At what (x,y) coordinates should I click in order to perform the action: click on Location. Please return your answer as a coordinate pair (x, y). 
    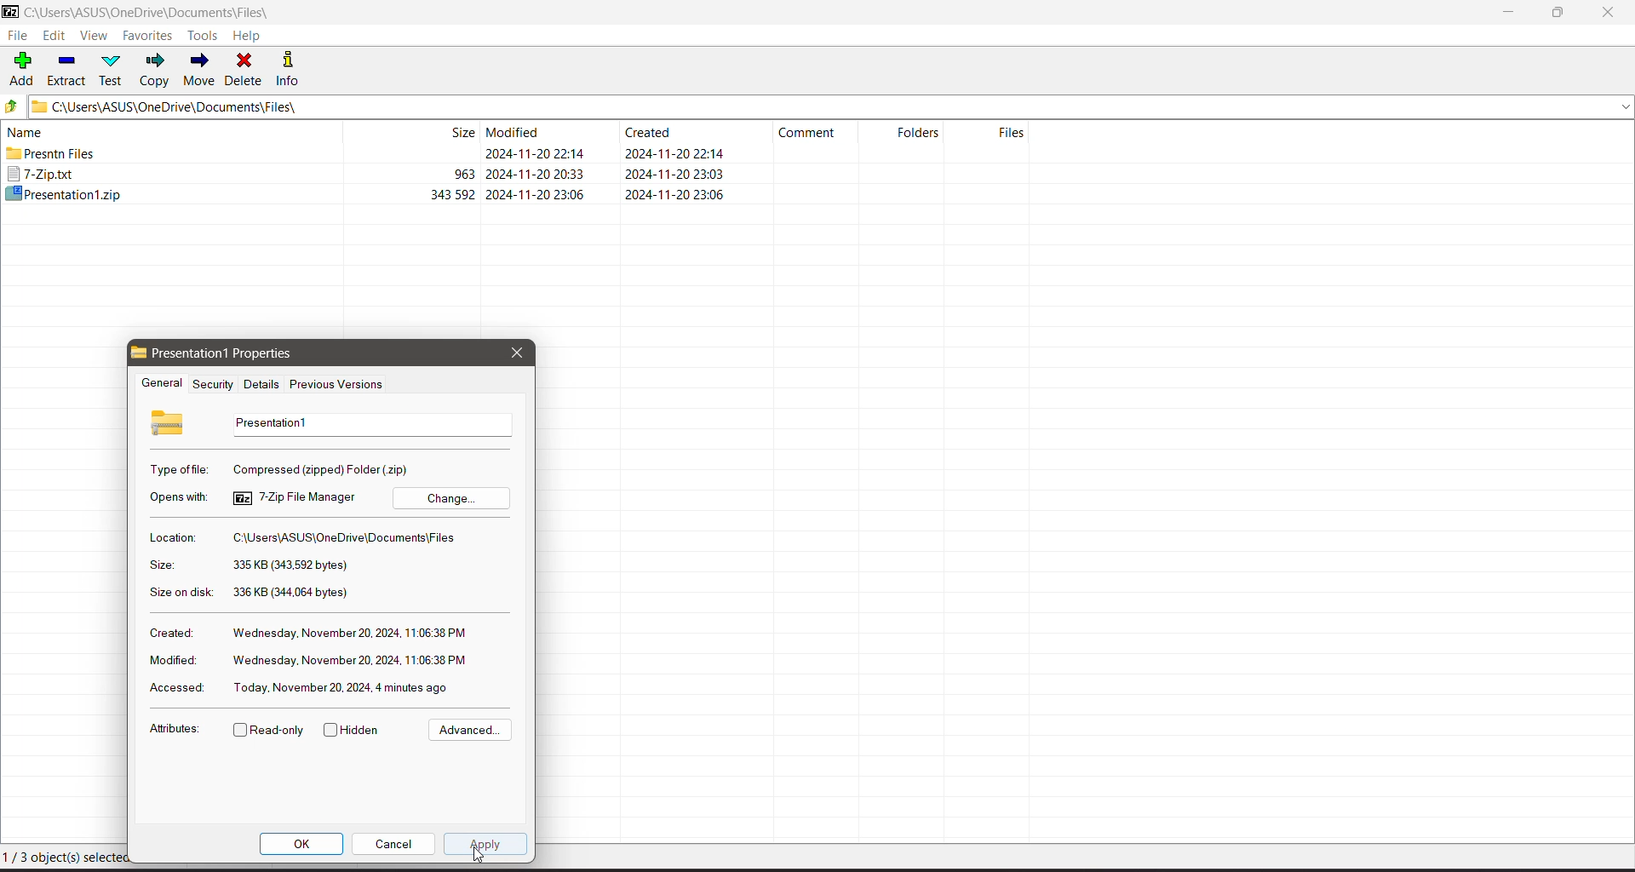
    Looking at the image, I should click on (171, 537).